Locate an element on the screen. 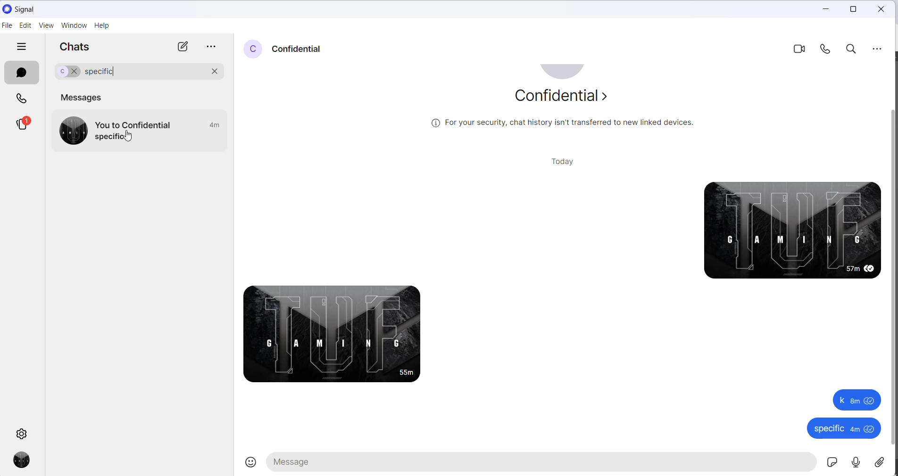 This screenshot has width=898, height=476. search in chat is located at coordinates (851, 49).